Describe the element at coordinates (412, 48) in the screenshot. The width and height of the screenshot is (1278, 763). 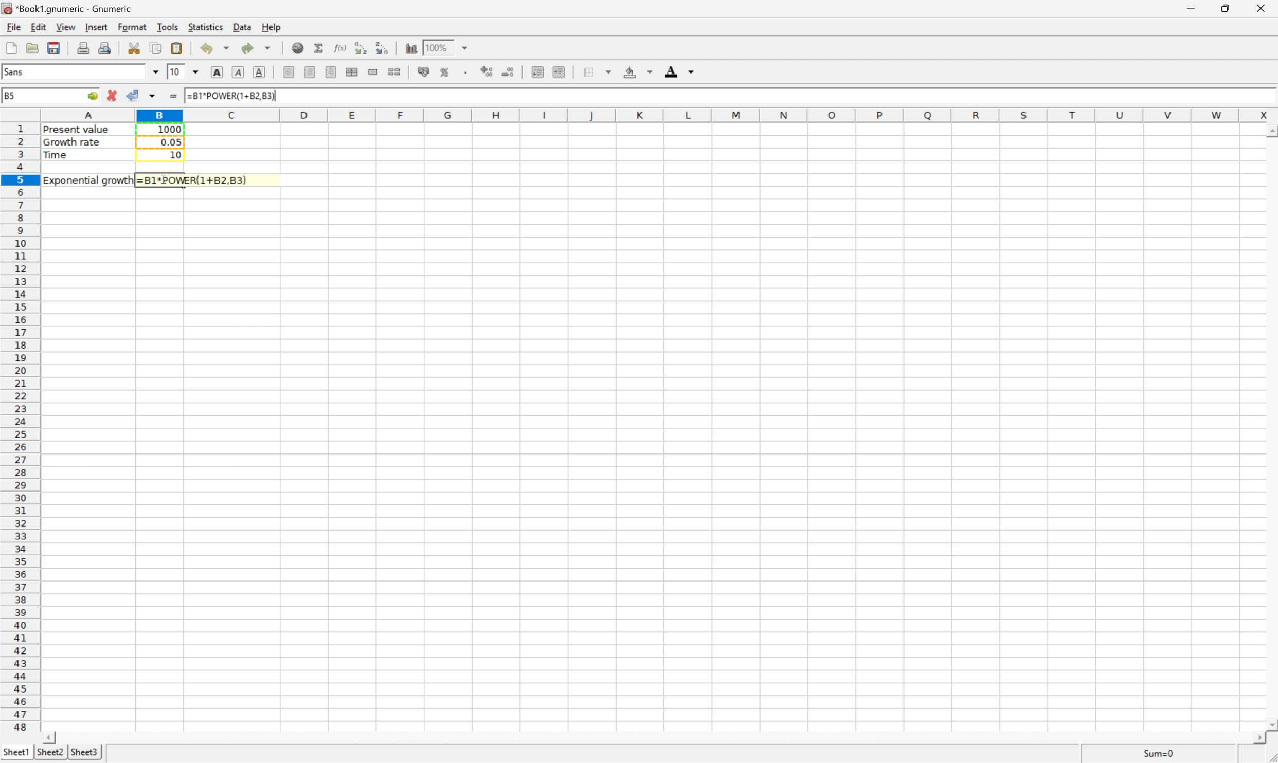
I see `Insert chart` at that location.